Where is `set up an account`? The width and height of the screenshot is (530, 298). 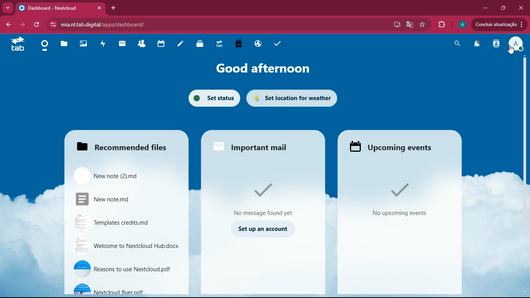 set up an account is located at coordinates (264, 229).